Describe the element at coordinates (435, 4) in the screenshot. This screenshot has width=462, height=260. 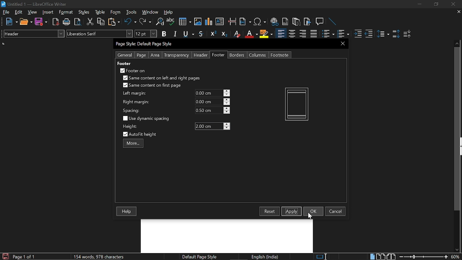
I see `Restore down` at that location.